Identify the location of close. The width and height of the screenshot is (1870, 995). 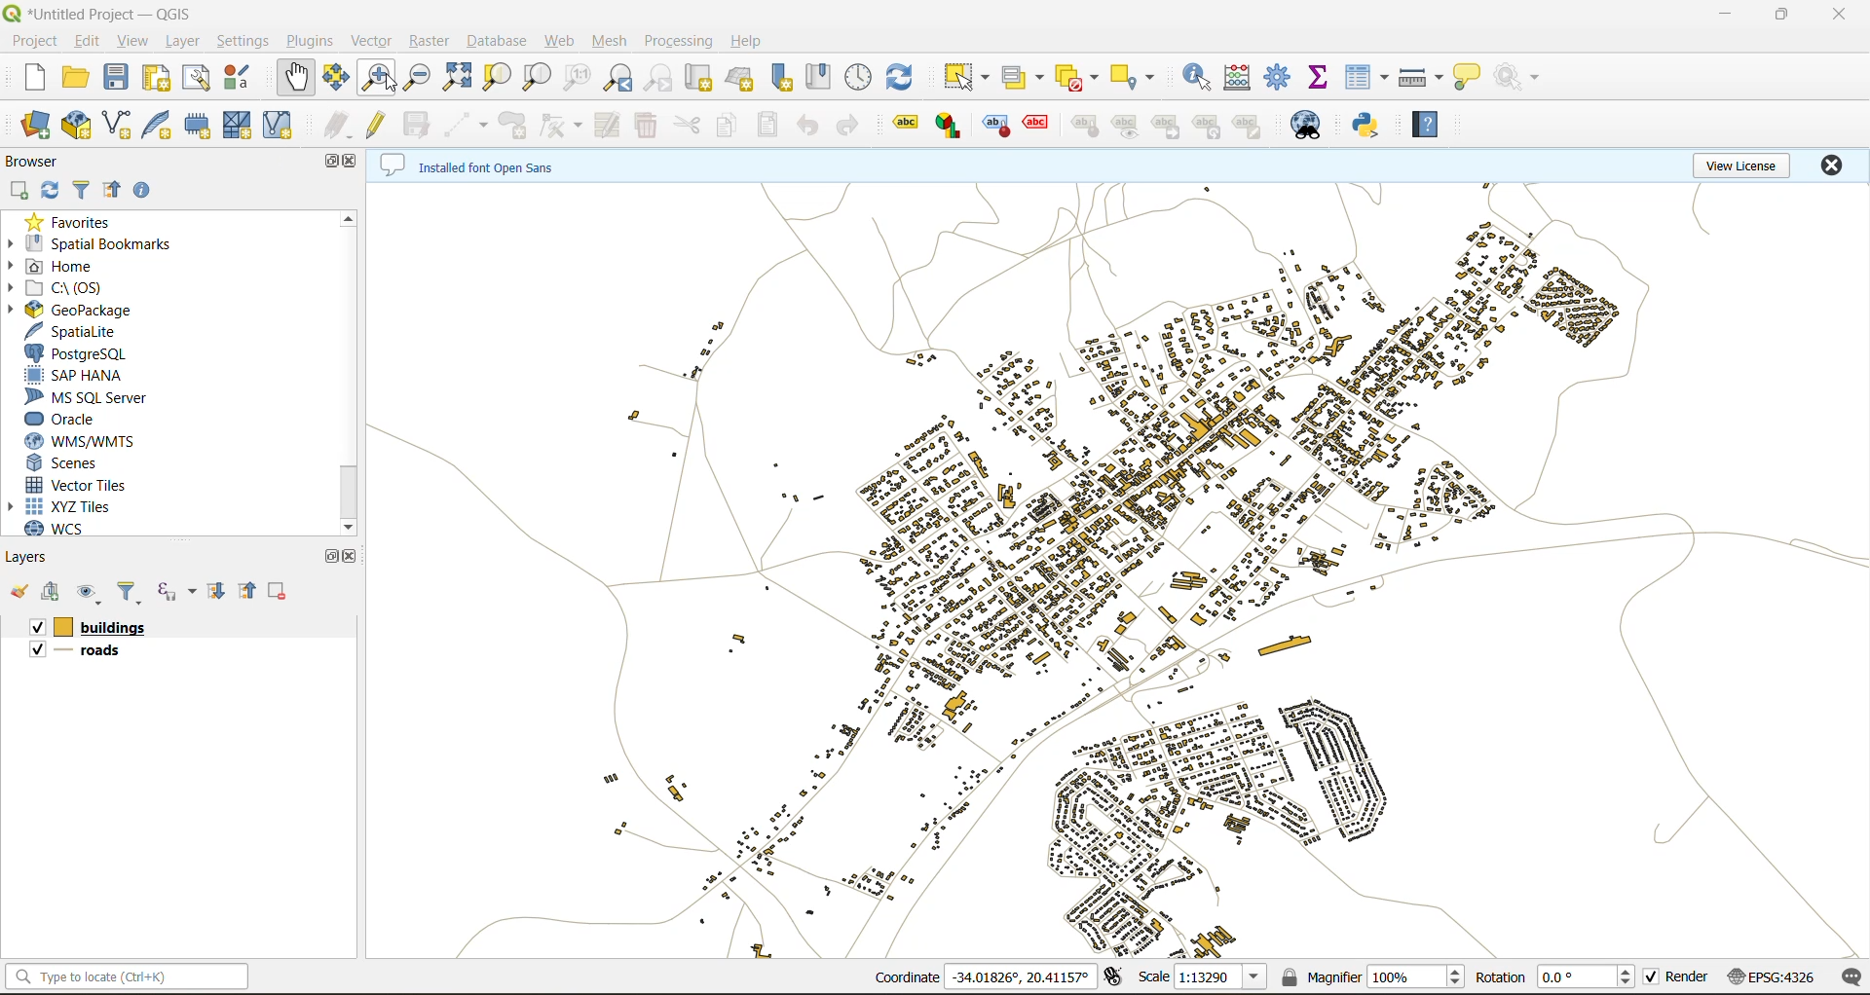
(355, 558).